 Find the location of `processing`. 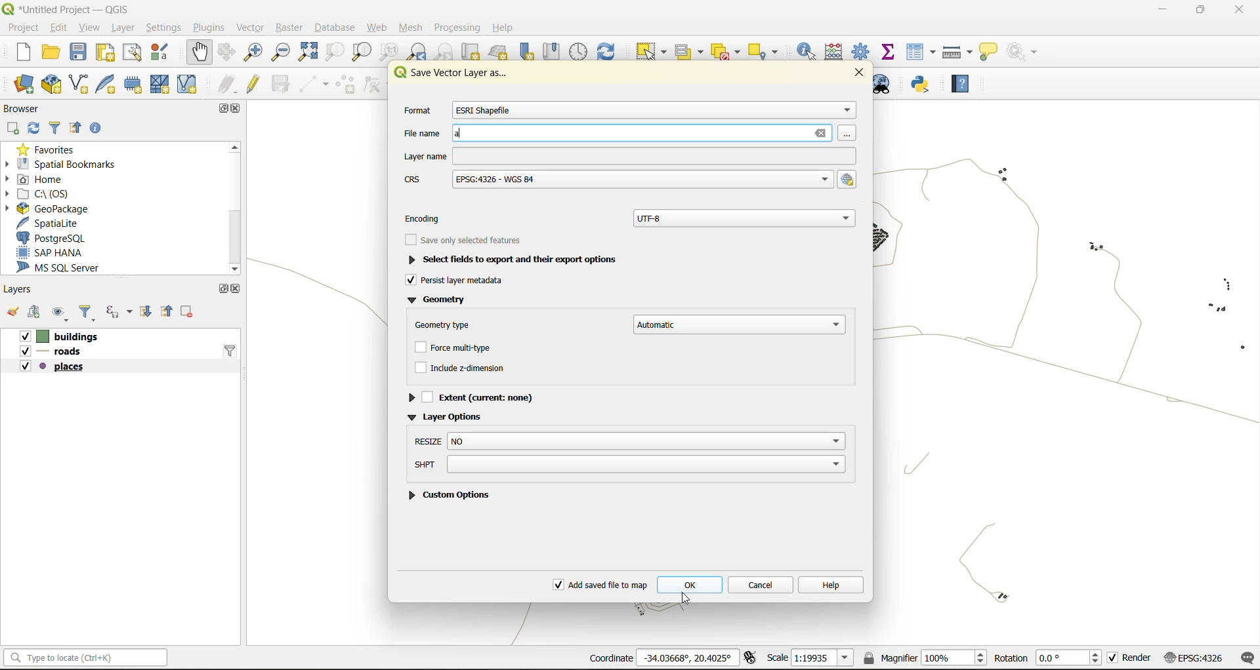

processing is located at coordinates (457, 25).